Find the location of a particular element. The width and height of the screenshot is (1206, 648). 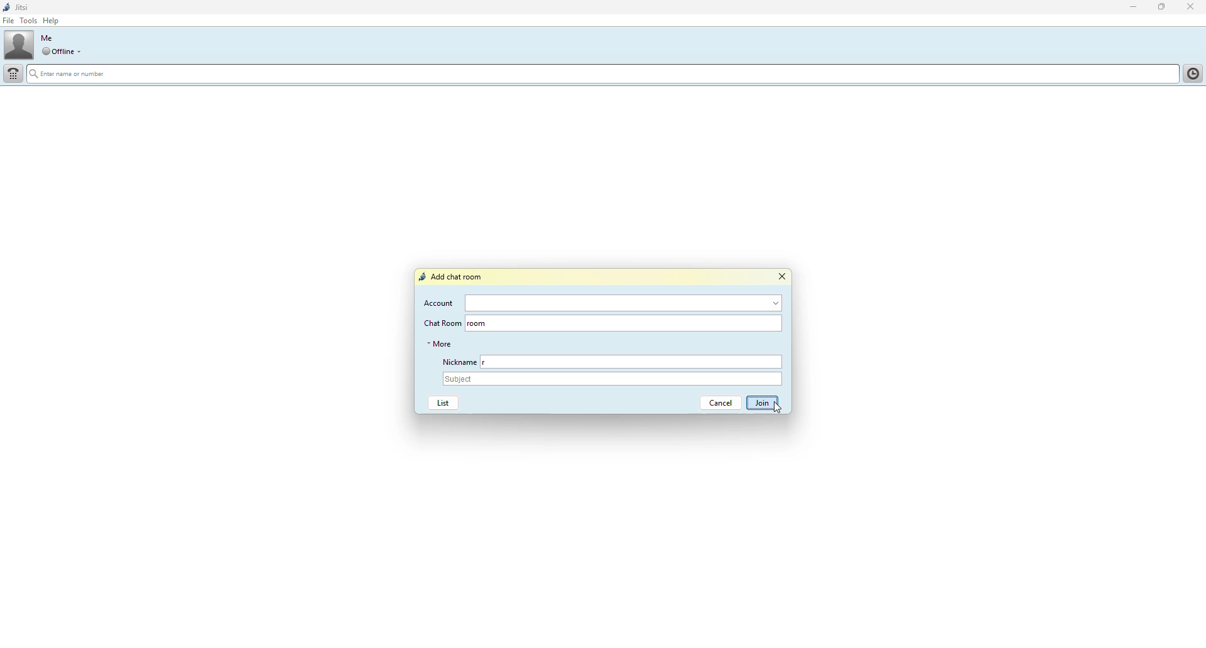

jitsi is located at coordinates (21, 8).